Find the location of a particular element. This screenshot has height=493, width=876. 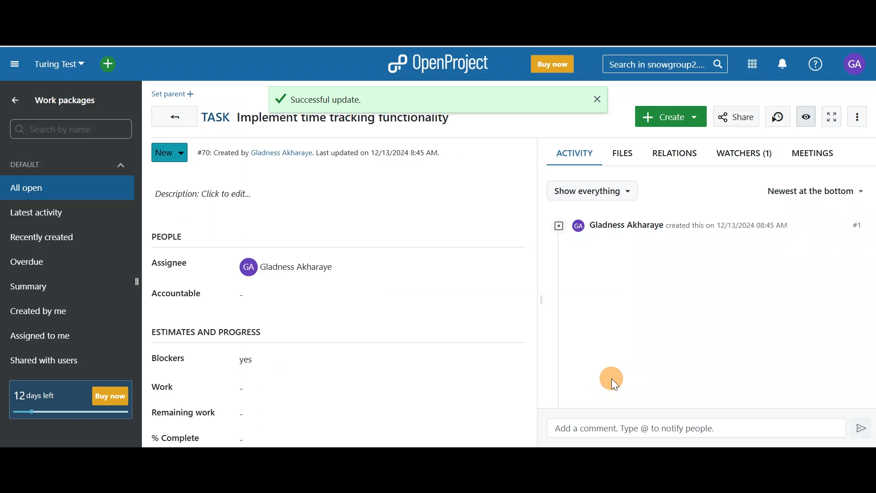

Account name is located at coordinates (856, 64).